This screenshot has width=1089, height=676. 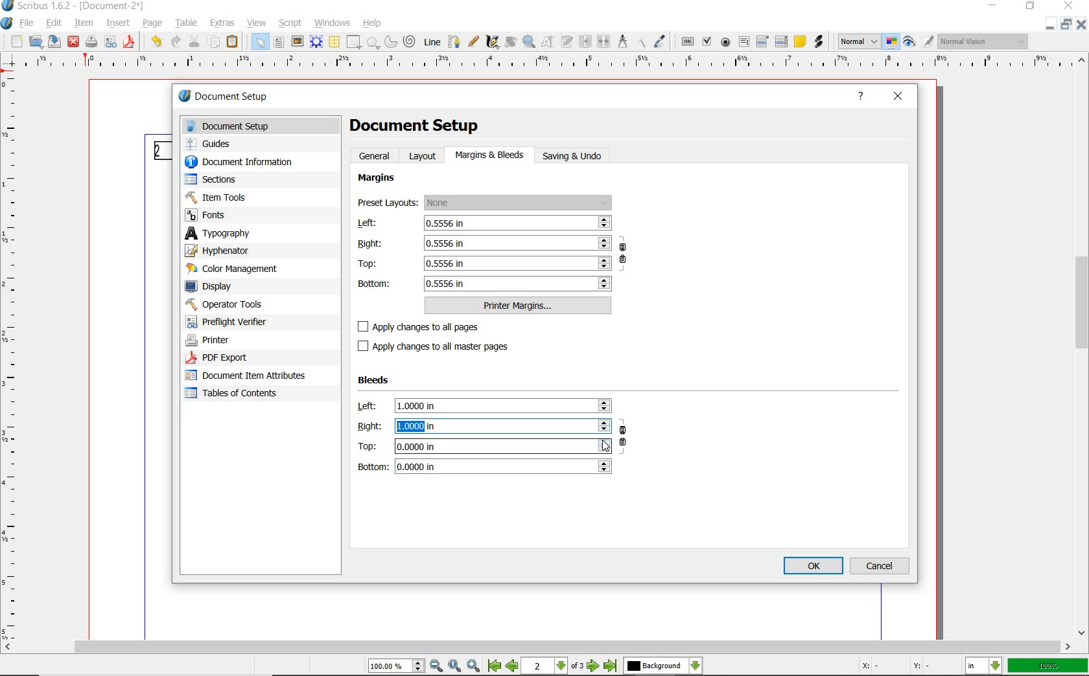 What do you see at coordinates (213, 216) in the screenshot?
I see `fonts` at bounding box center [213, 216].